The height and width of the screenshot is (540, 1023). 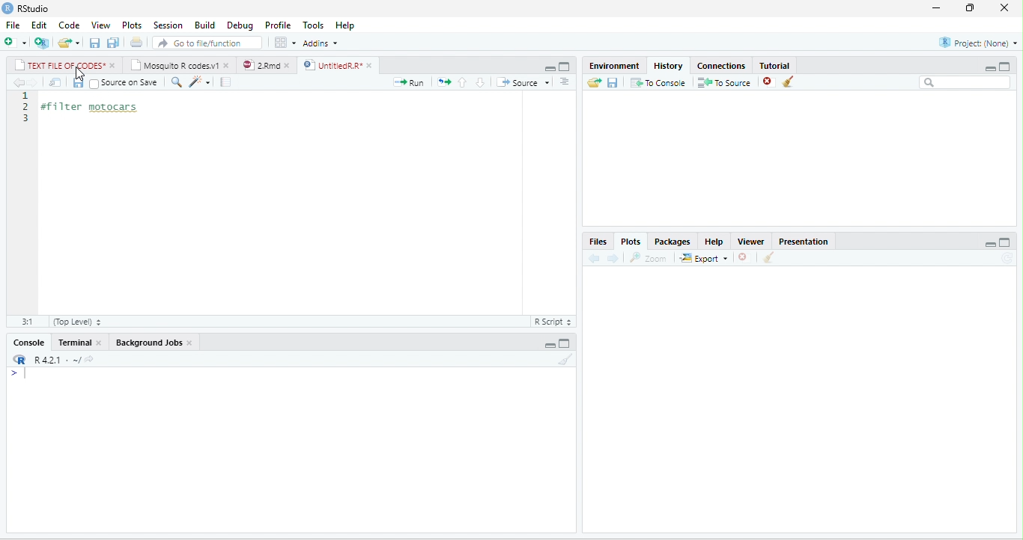 I want to click on logo, so click(x=7, y=8).